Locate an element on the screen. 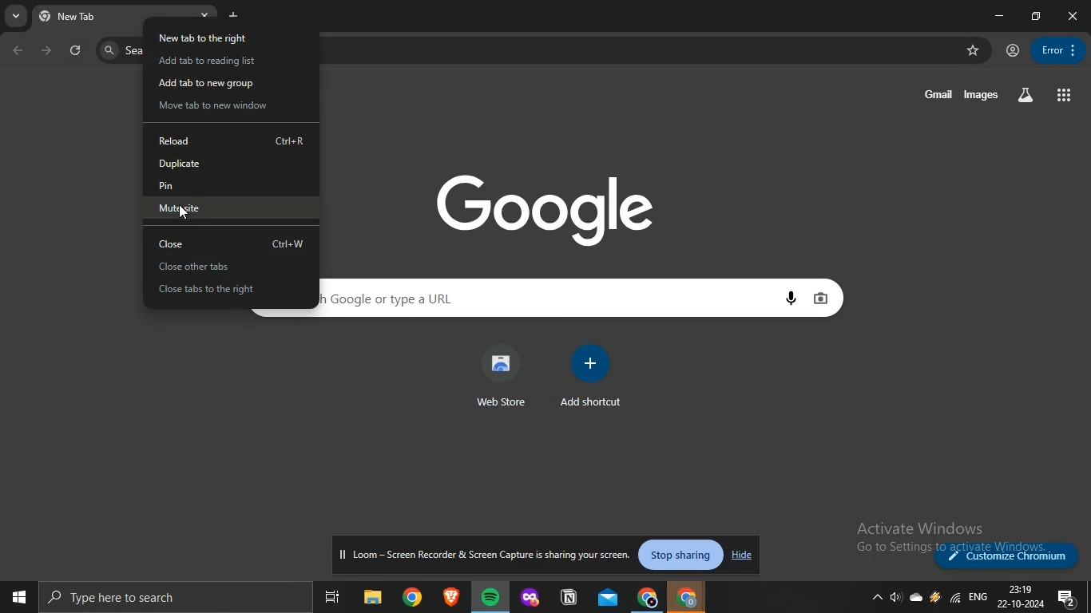  google chrome is located at coordinates (688, 598).